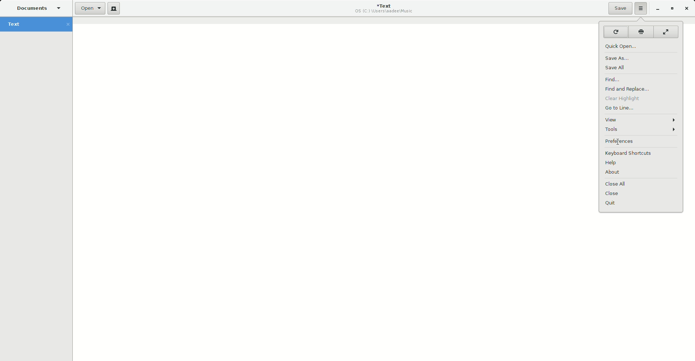 This screenshot has height=361, width=695. Describe the element at coordinates (624, 47) in the screenshot. I see `Quick Open` at that location.